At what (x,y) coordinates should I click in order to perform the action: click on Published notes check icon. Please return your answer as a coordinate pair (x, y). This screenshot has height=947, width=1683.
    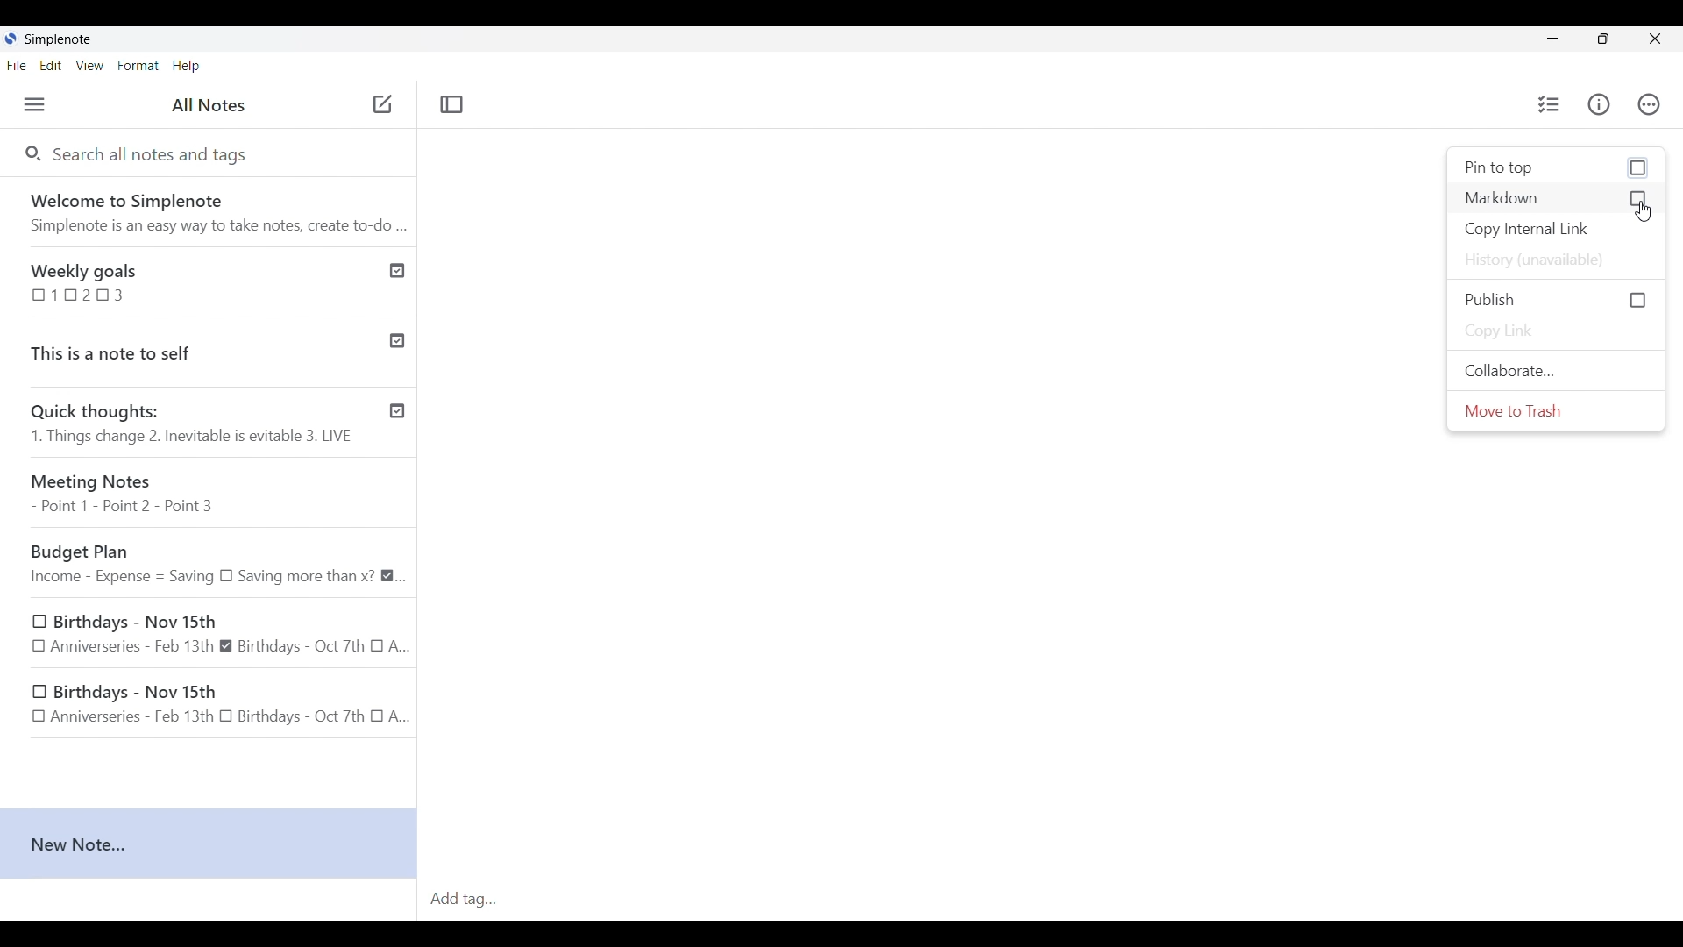
    Looking at the image, I should click on (397, 338).